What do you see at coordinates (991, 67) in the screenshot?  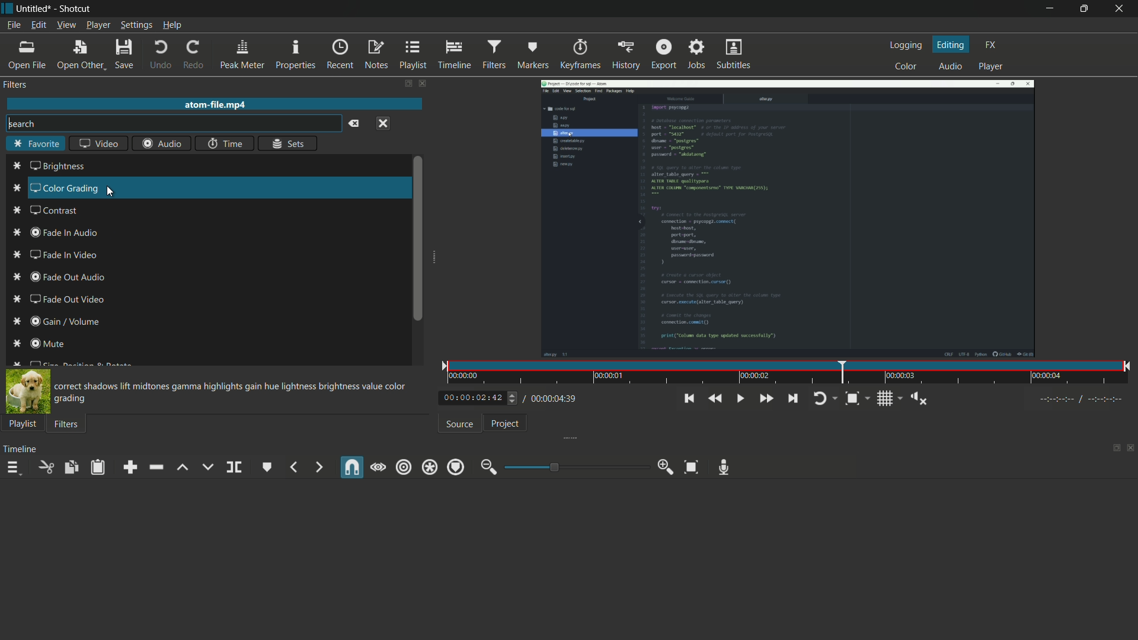 I see `player` at bounding box center [991, 67].